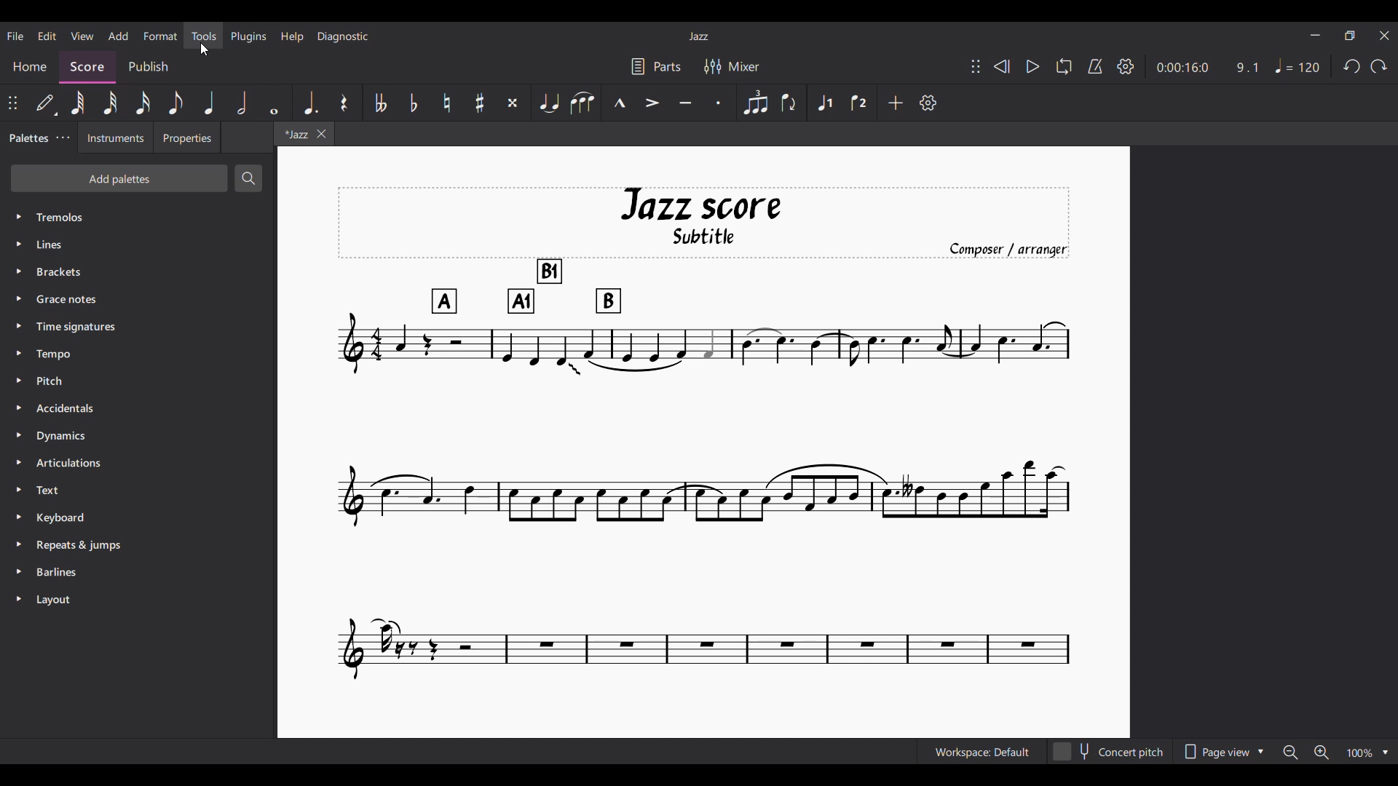 This screenshot has width=1398, height=786. I want to click on Toggle sharp, so click(480, 103).